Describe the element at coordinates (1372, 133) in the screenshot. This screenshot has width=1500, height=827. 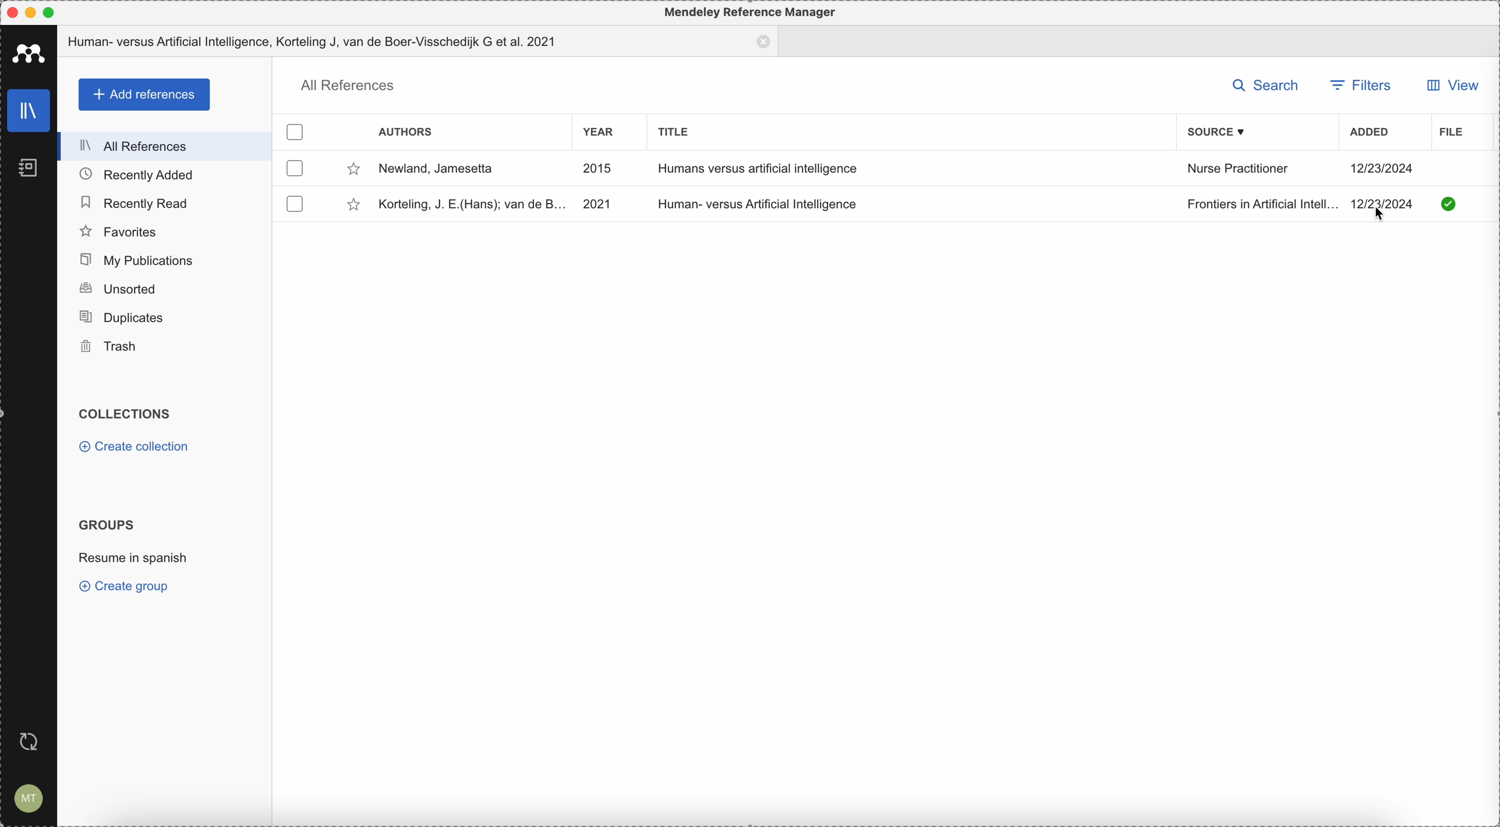
I see `added` at that location.